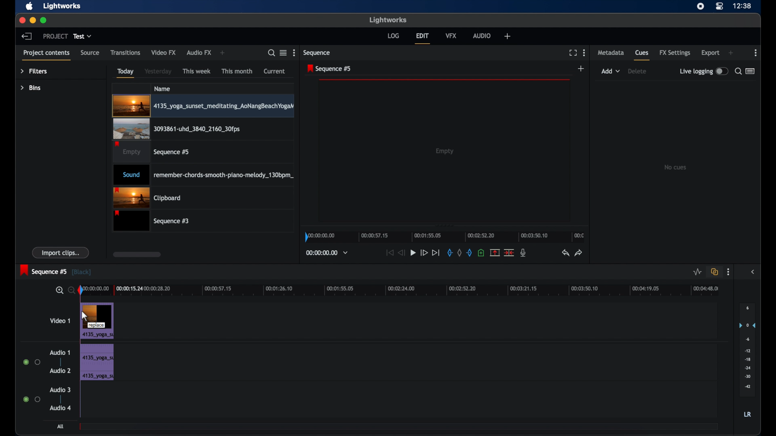  I want to click on today, so click(126, 73).